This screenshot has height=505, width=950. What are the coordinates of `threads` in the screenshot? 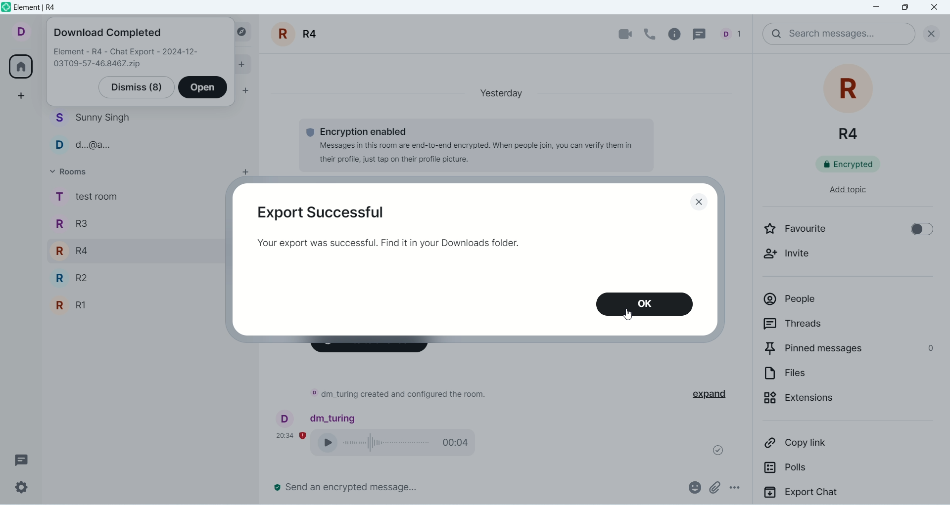 It's located at (830, 326).